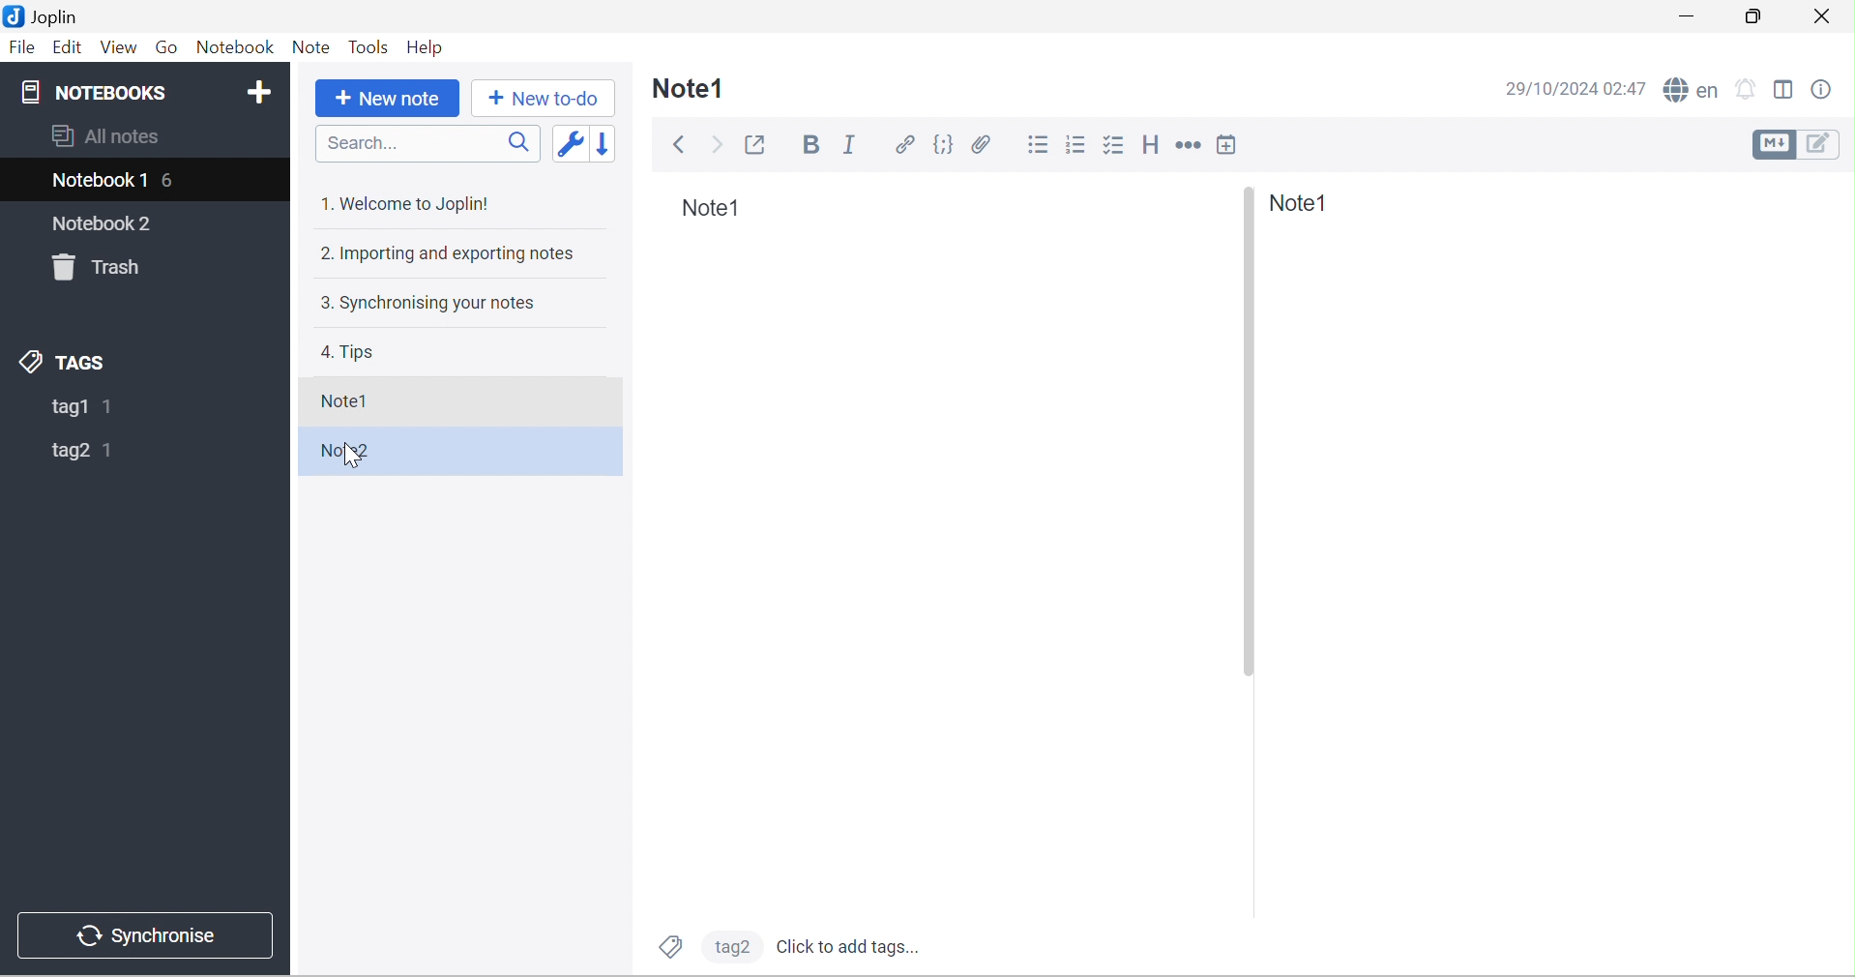  Describe the element at coordinates (67, 364) in the screenshot. I see `TAGS` at that location.